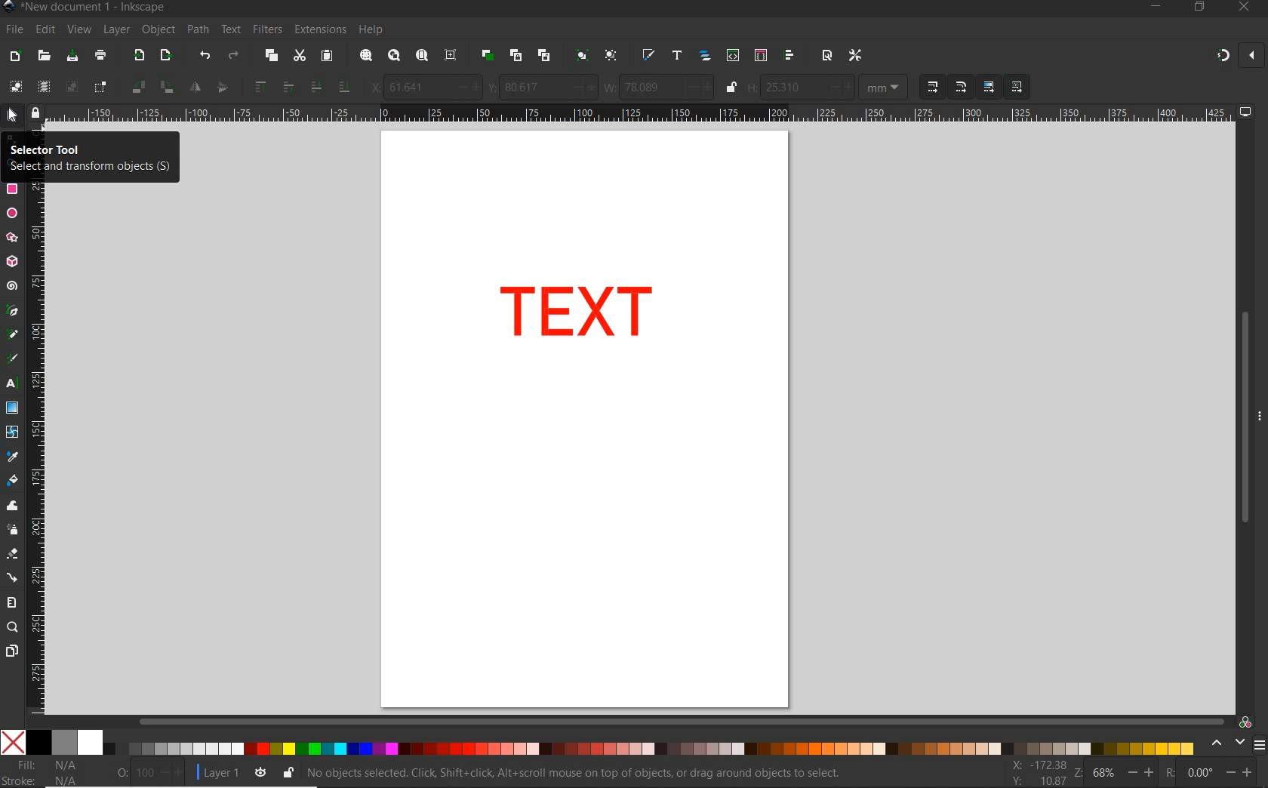 This screenshot has height=788, width=1268. Describe the element at coordinates (12, 628) in the screenshot. I see `zoom tool` at that location.